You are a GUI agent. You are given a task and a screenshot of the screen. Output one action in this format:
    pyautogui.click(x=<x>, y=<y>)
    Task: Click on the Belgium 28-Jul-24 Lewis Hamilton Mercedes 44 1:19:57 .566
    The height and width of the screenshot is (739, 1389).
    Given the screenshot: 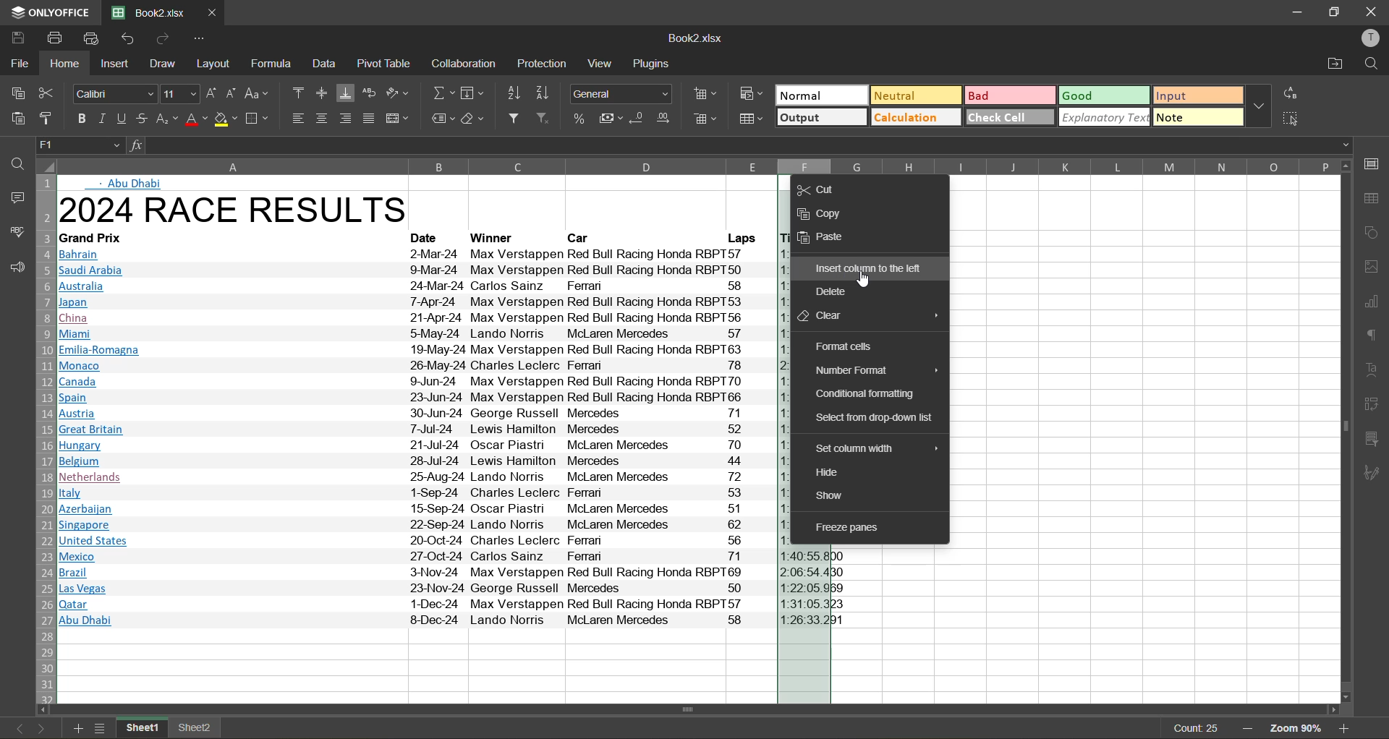 What is the action you would take?
    pyautogui.click(x=413, y=461)
    